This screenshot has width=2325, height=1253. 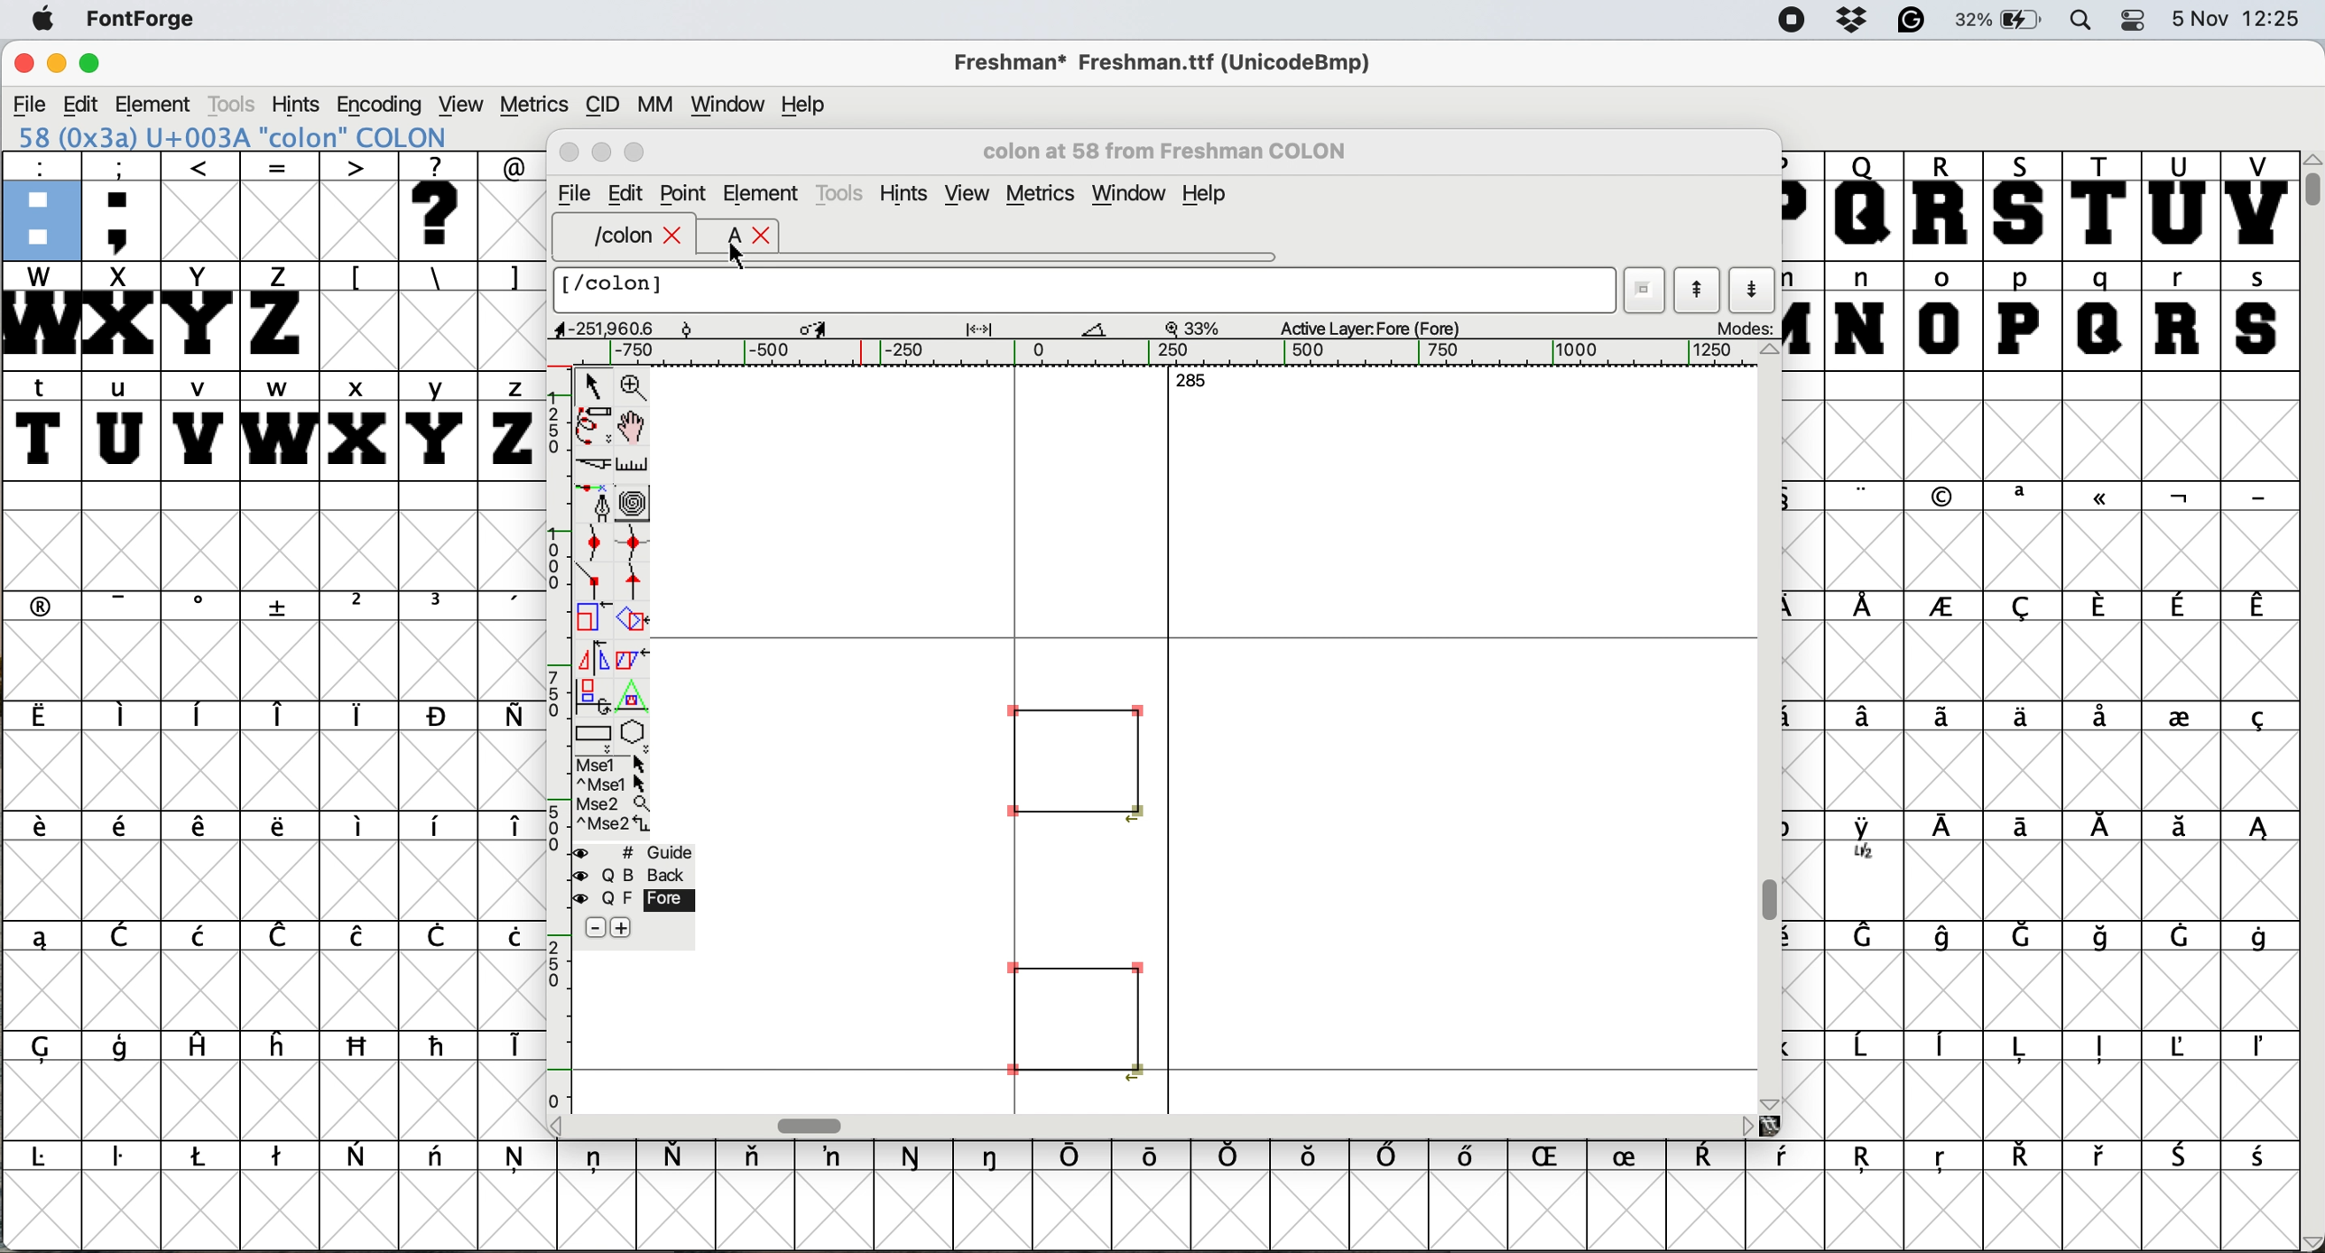 What do you see at coordinates (1474, 1160) in the screenshot?
I see `symbol` at bounding box center [1474, 1160].